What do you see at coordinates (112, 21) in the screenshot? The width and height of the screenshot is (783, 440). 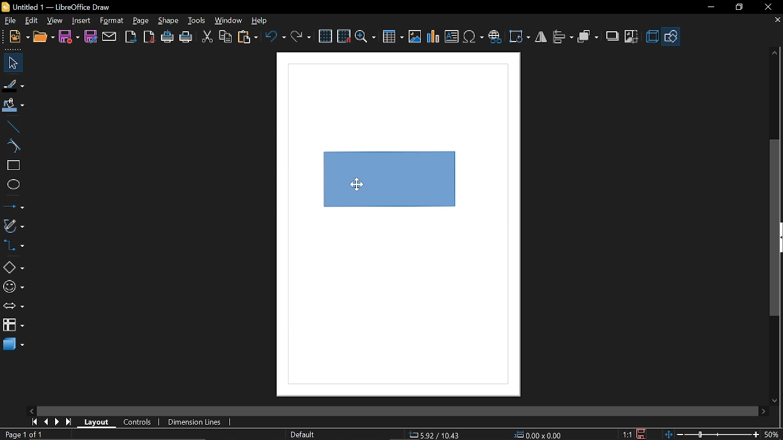 I see `Format` at bounding box center [112, 21].